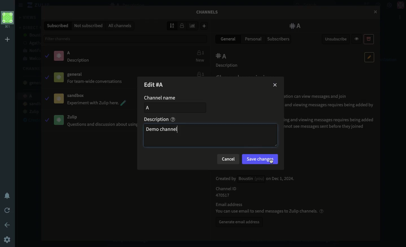  I want to click on Channel name, so click(160, 98).